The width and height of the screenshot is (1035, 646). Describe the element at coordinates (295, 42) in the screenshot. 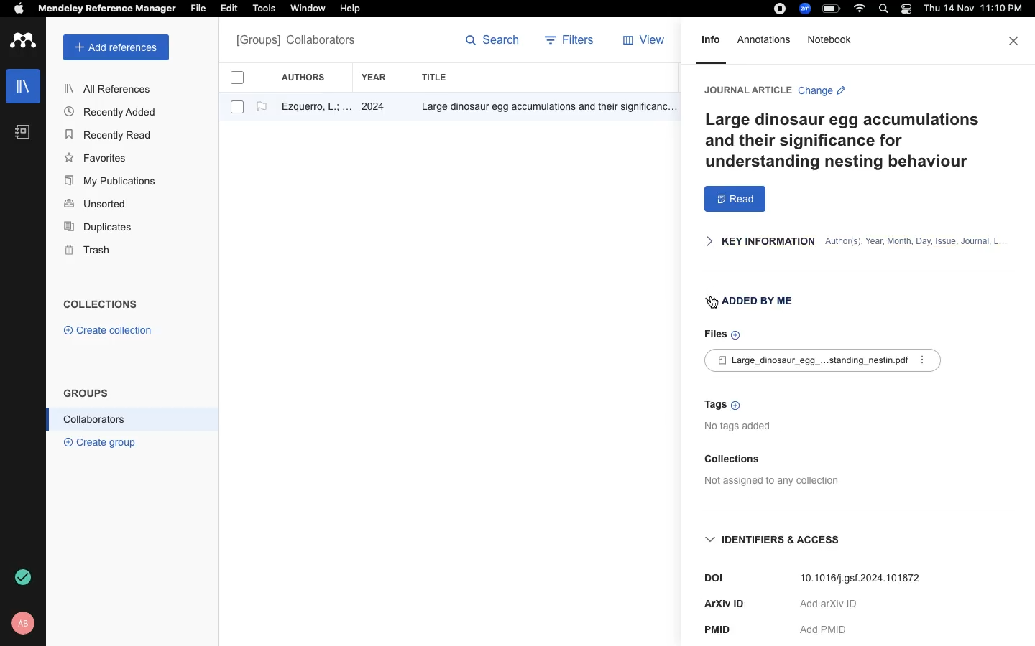

I see `All references` at that location.